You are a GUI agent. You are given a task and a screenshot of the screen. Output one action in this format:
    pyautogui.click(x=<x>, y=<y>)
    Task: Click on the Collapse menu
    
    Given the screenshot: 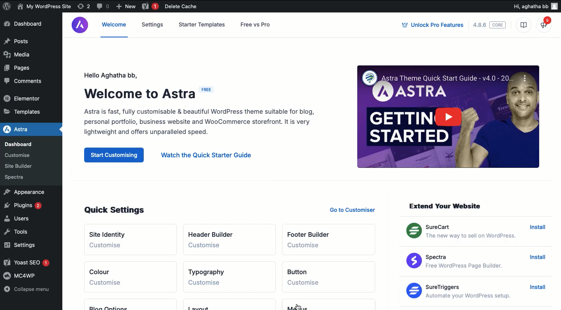 What is the action you would take?
    pyautogui.click(x=31, y=290)
    